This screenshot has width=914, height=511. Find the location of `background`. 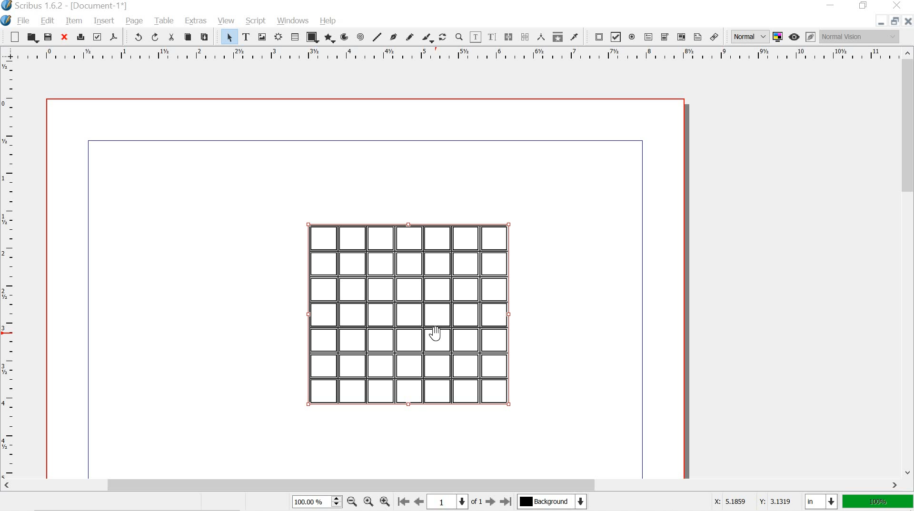

background is located at coordinates (555, 501).